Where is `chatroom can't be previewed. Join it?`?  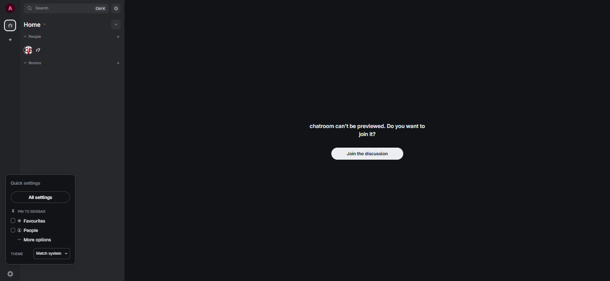
chatroom can't be previewed. Join it? is located at coordinates (367, 131).